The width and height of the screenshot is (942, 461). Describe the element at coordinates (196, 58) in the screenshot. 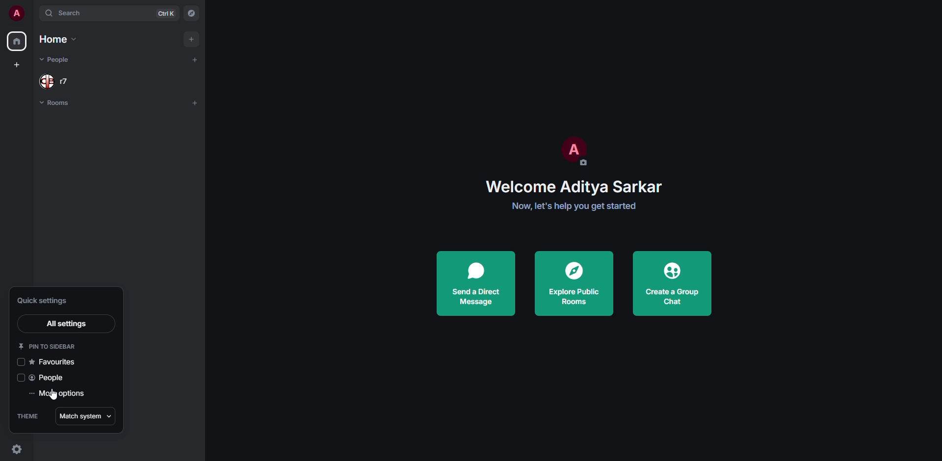

I see `add` at that location.